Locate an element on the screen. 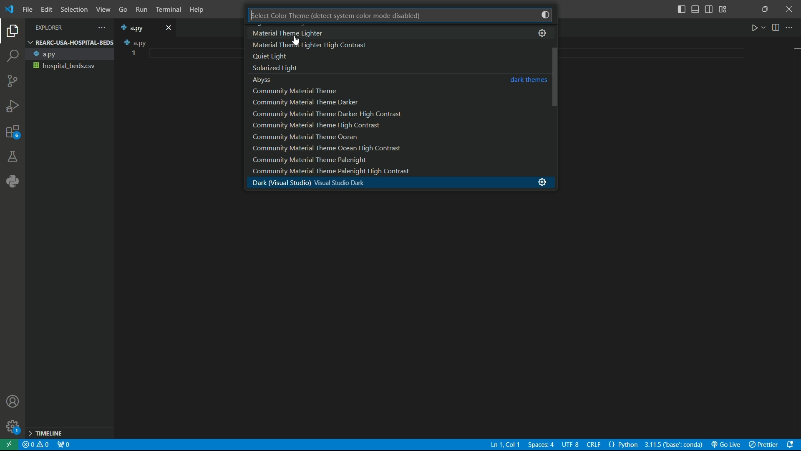 This screenshot has width=801, height=451. Community Material Theme Ocean is located at coordinates (325, 137).